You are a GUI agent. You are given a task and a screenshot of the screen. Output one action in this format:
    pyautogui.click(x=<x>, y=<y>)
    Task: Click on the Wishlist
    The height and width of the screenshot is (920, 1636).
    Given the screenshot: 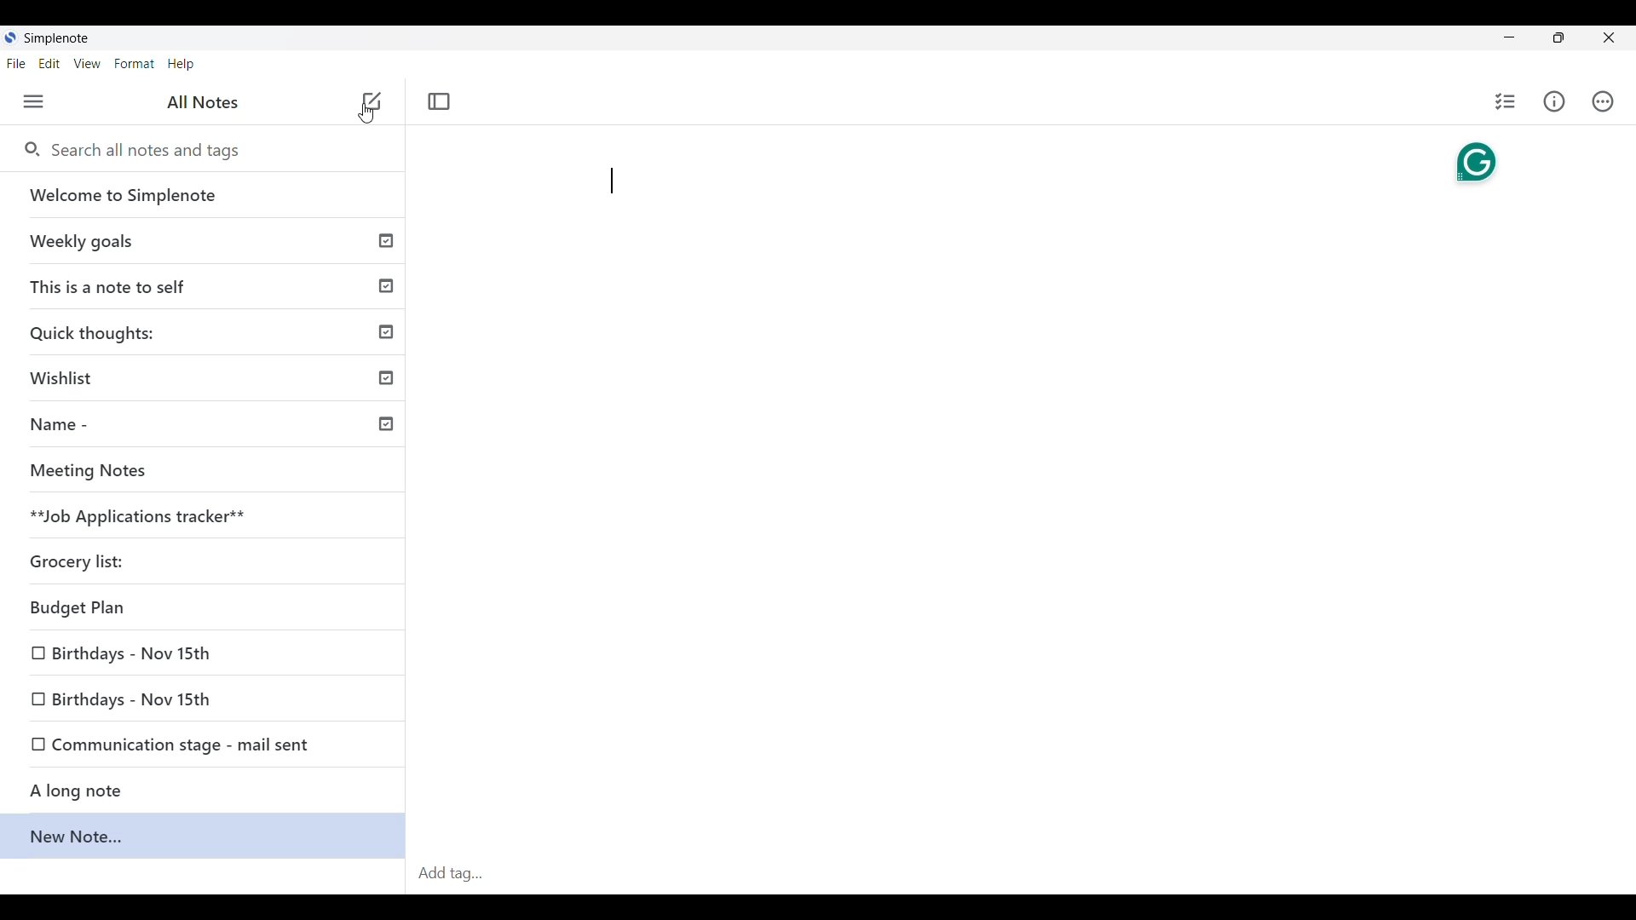 What is the action you would take?
    pyautogui.click(x=206, y=377)
    